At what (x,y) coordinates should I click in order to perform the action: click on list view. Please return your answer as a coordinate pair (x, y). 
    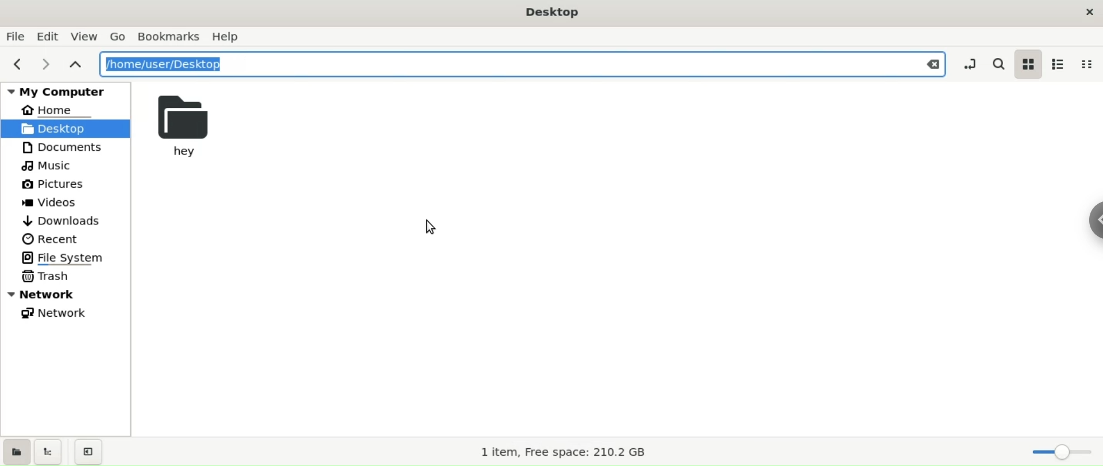
    Looking at the image, I should click on (1059, 65).